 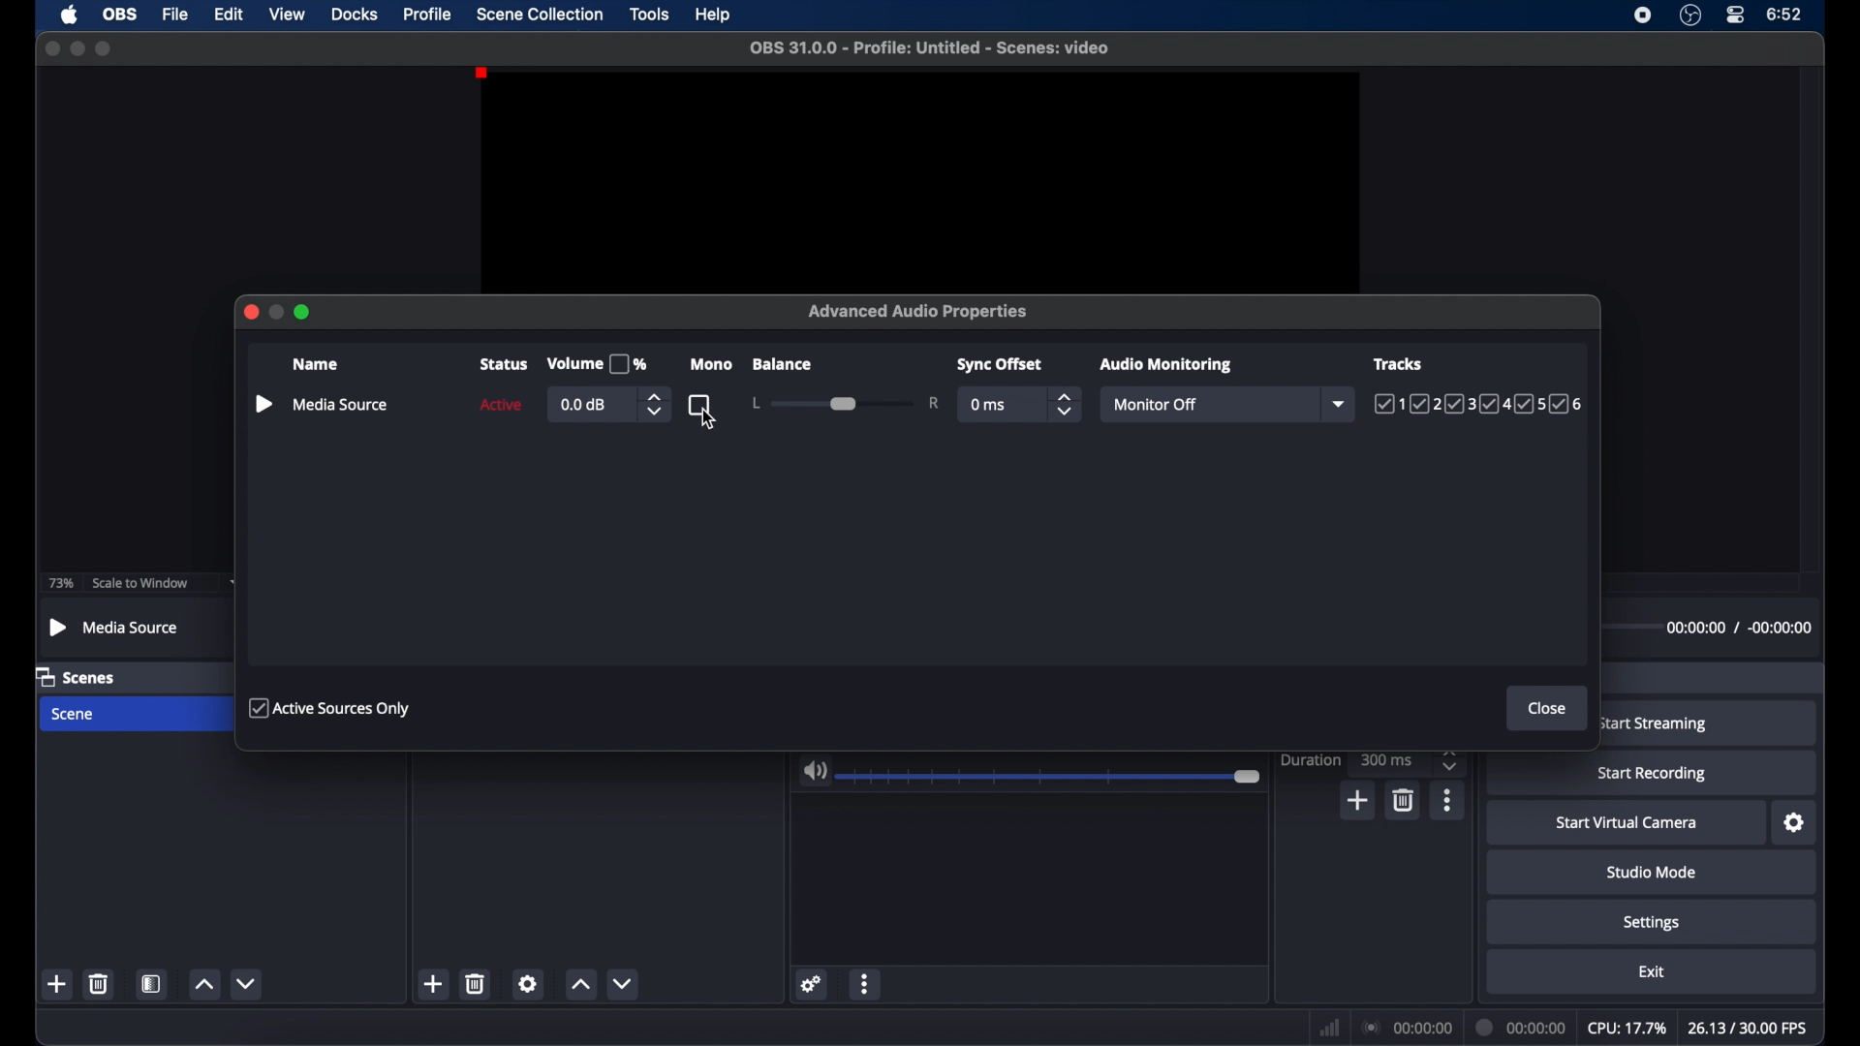 What do you see at coordinates (476, 983) in the screenshot?
I see `delete` at bounding box center [476, 983].